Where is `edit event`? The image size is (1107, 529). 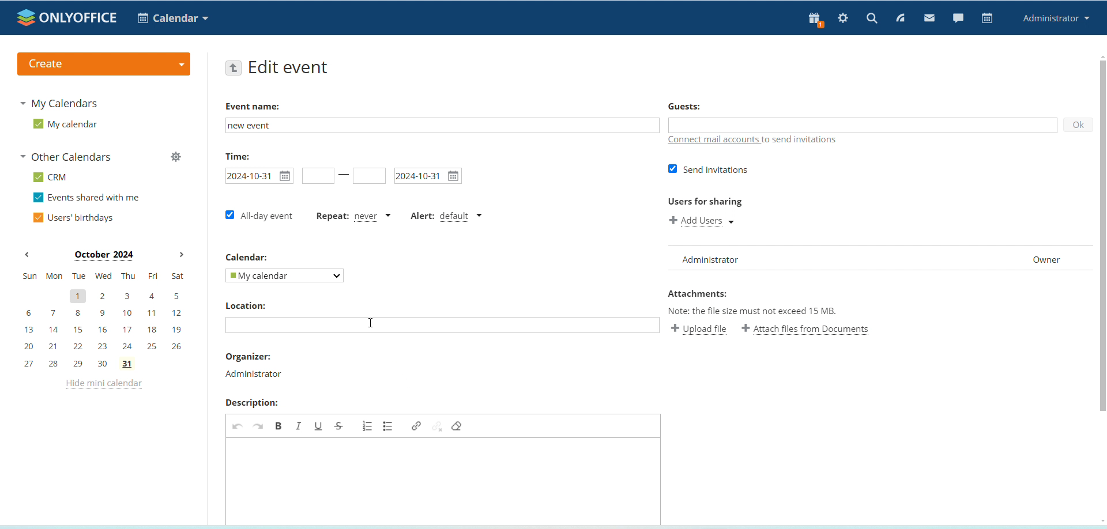
edit event is located at coordinates (289, 69).